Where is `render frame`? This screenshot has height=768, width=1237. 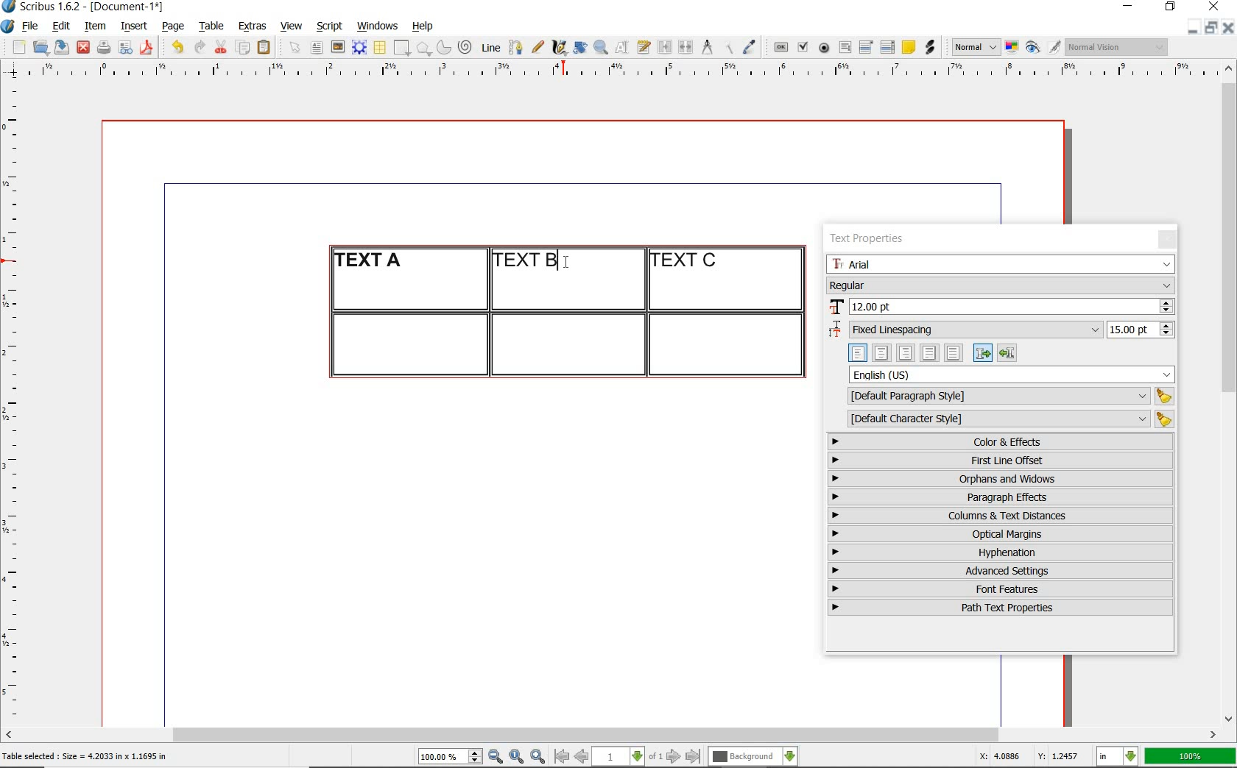
render frame is located at coordinates (359, 48).